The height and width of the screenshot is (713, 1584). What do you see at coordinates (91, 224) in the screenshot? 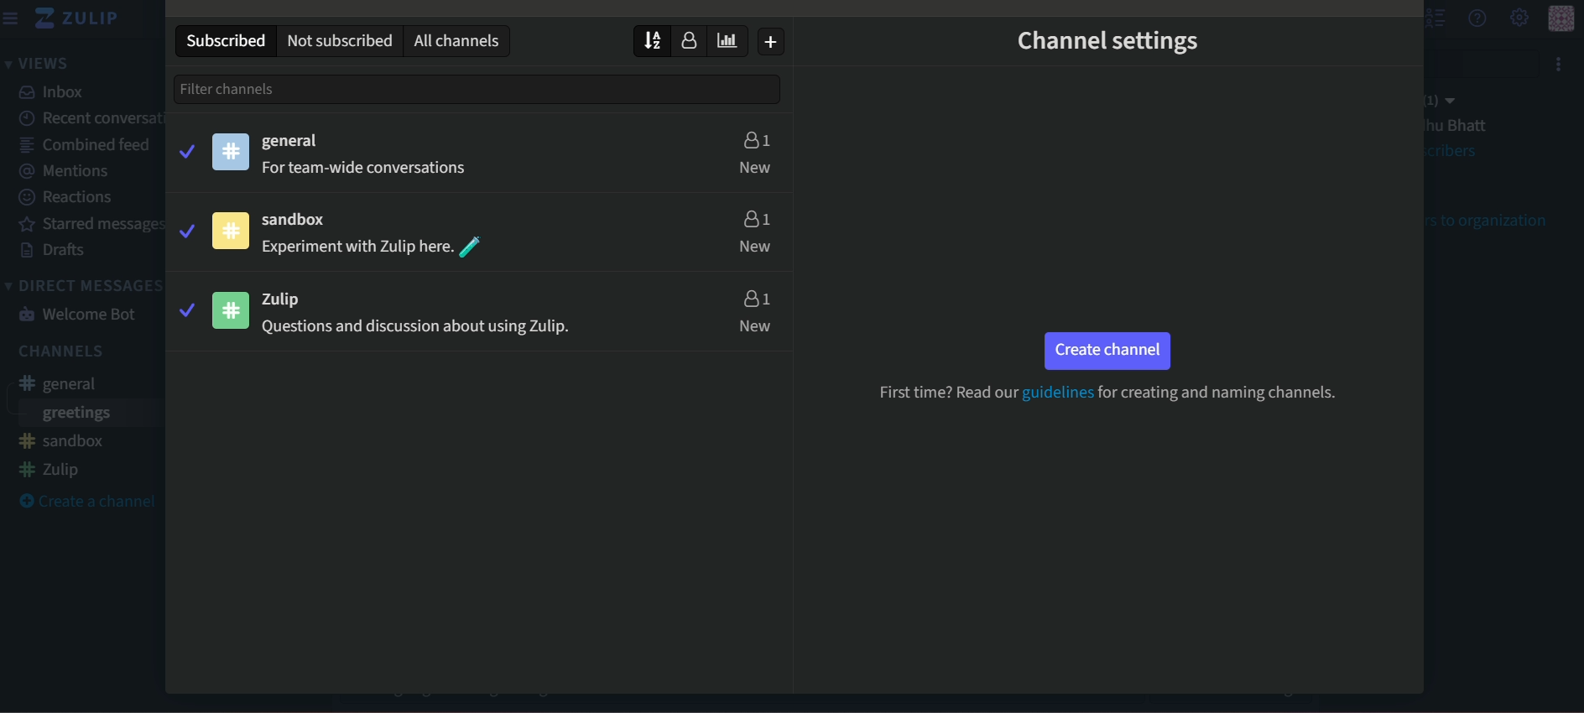
I see `starred messages` at bounding box center [91, 224].